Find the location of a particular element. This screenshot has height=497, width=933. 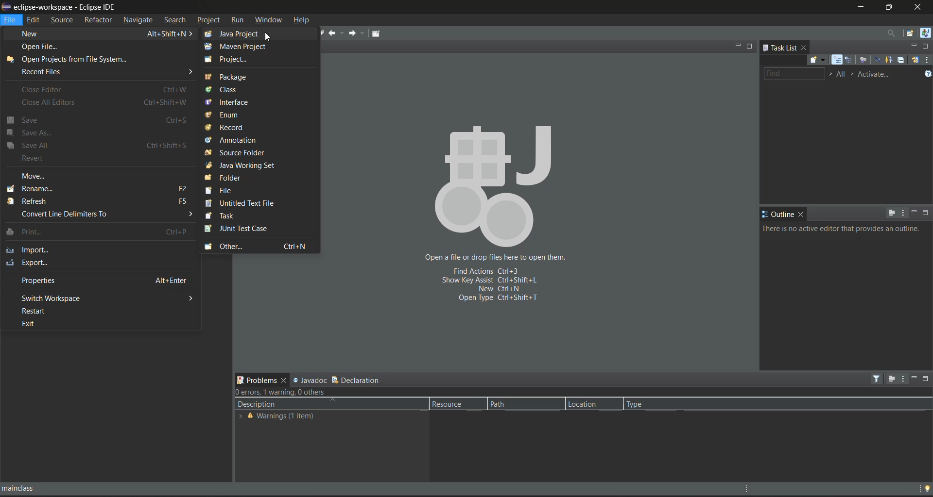

eclipse-workspace - Eclipse IDE is located at coordinates (61, 6).